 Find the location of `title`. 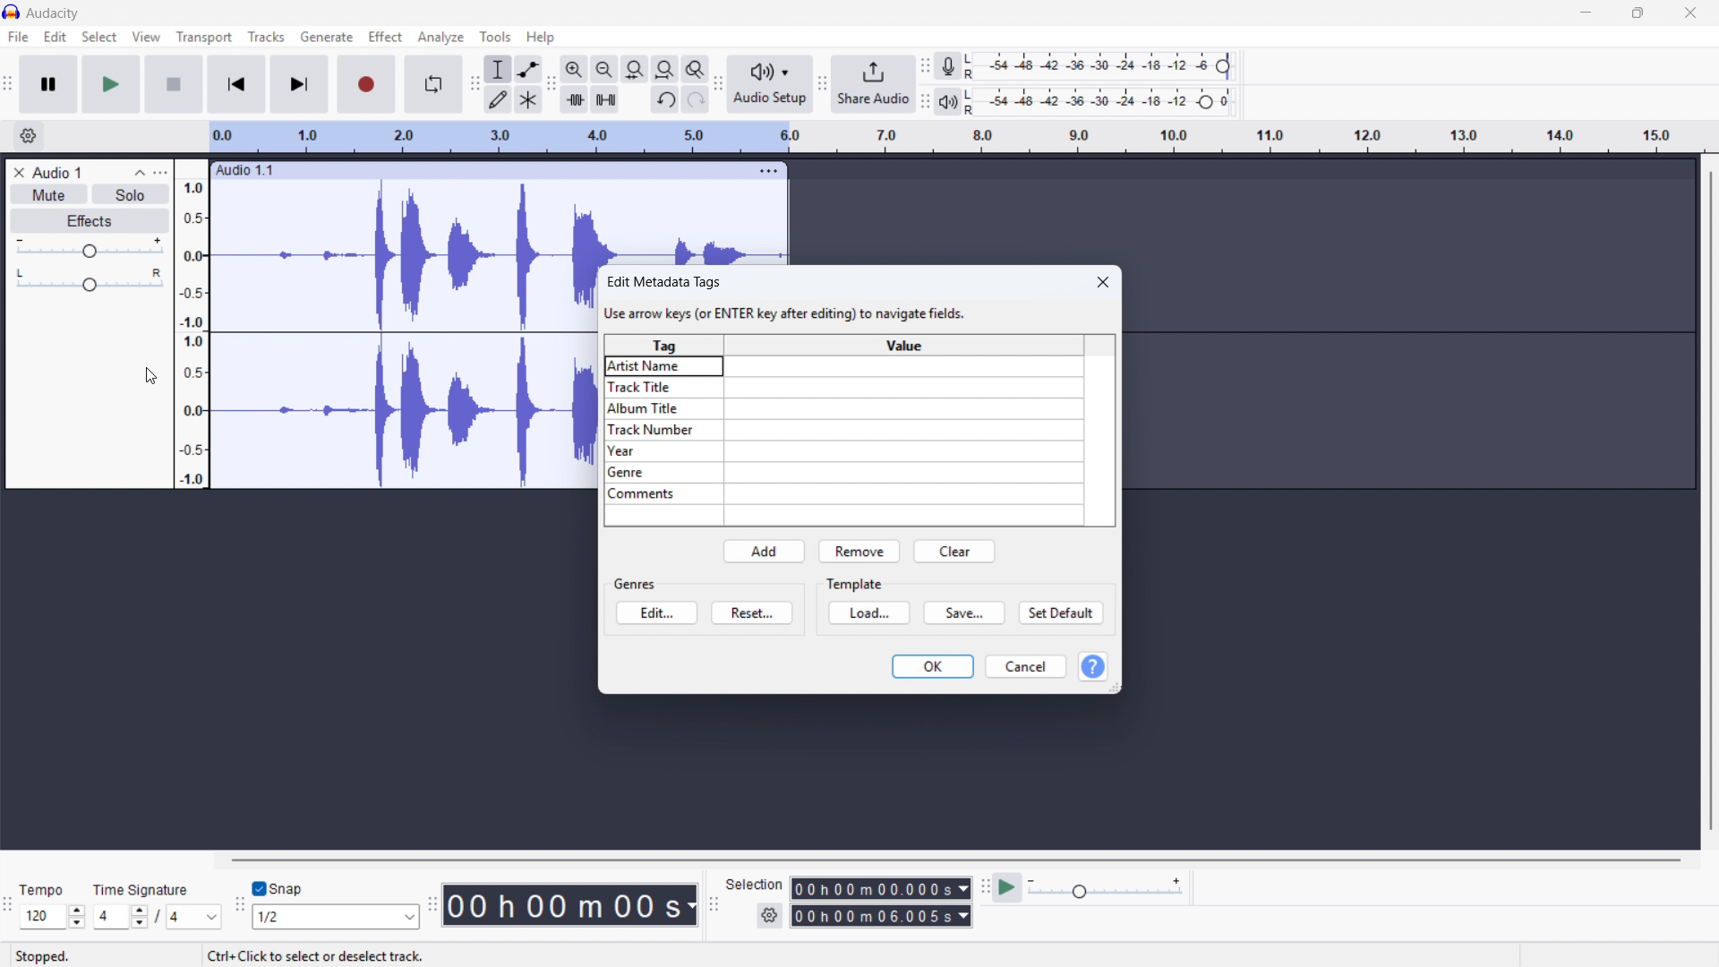

title is located at coordinates (53, 13).